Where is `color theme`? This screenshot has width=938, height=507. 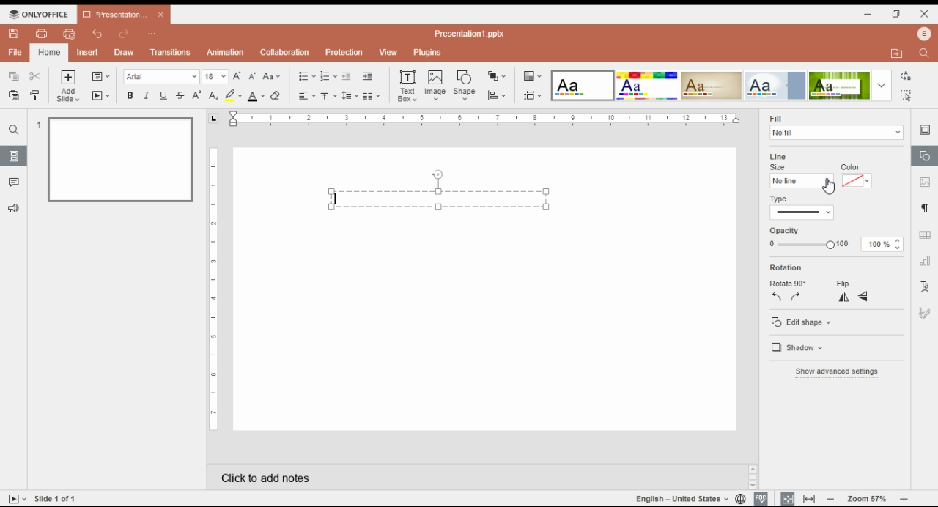
color theme is located at coordinates (647, 86).